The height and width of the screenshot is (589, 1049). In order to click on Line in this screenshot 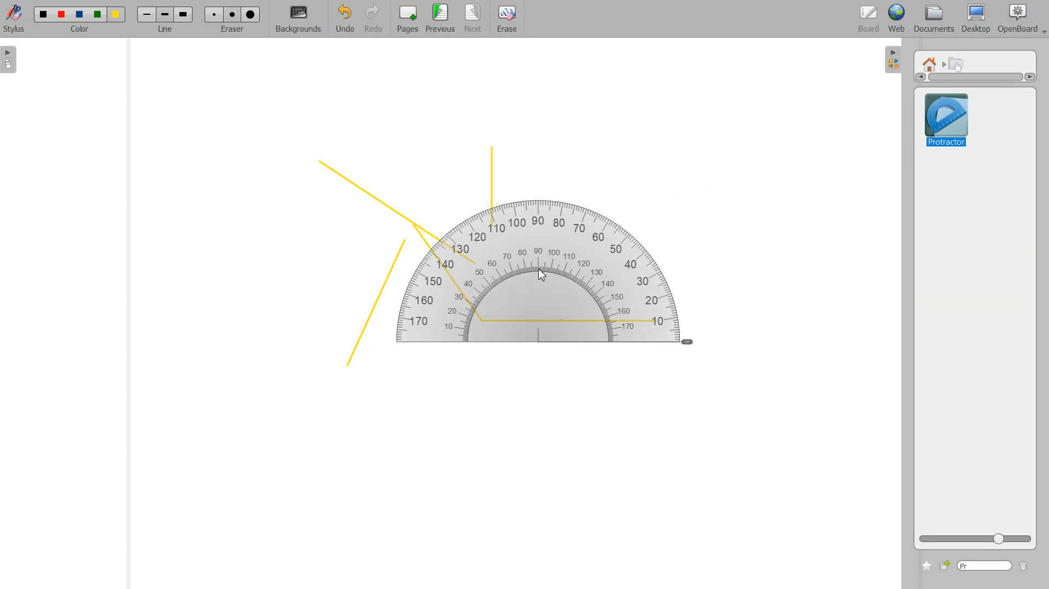, I will do `click(165, 14)`.